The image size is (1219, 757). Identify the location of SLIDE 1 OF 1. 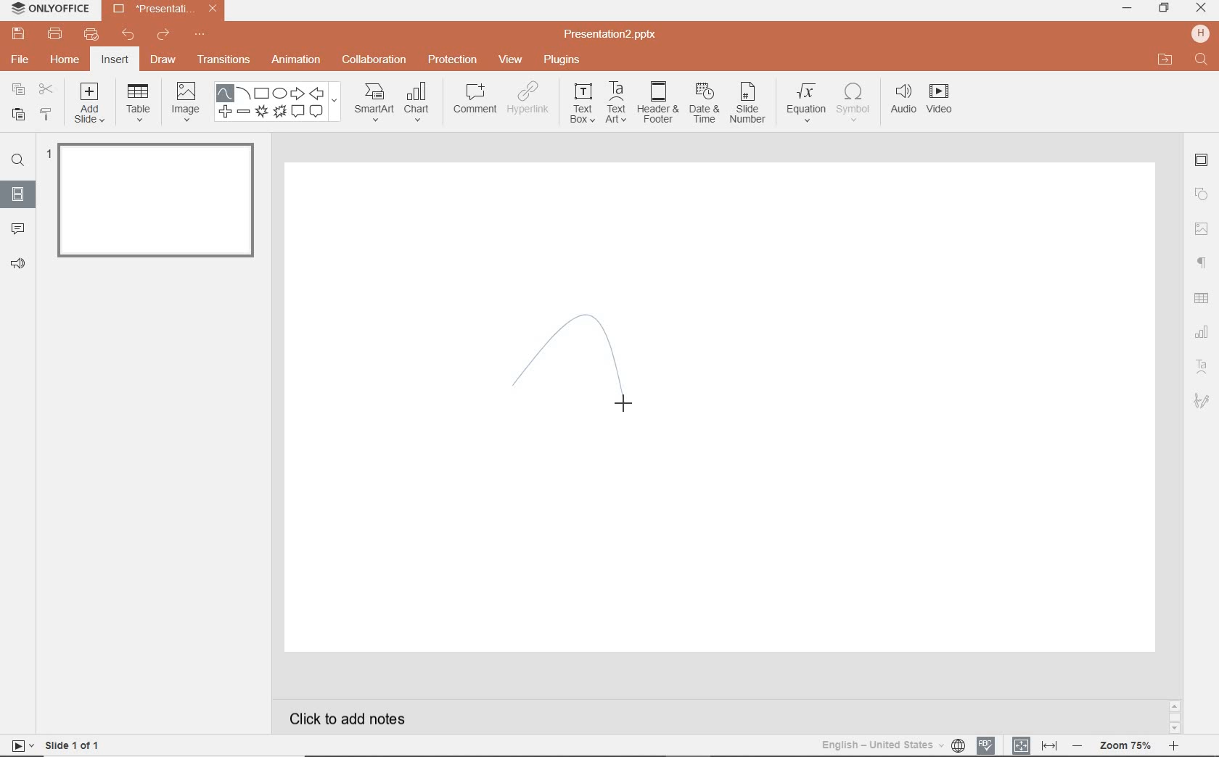
(58, 745).